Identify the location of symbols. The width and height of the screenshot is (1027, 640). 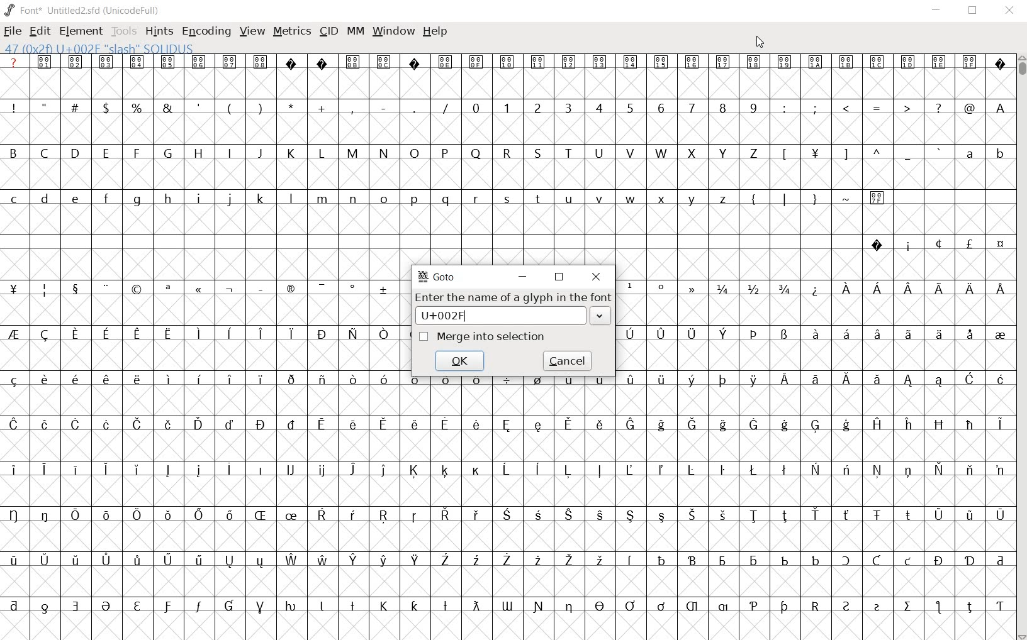
(858, 153).